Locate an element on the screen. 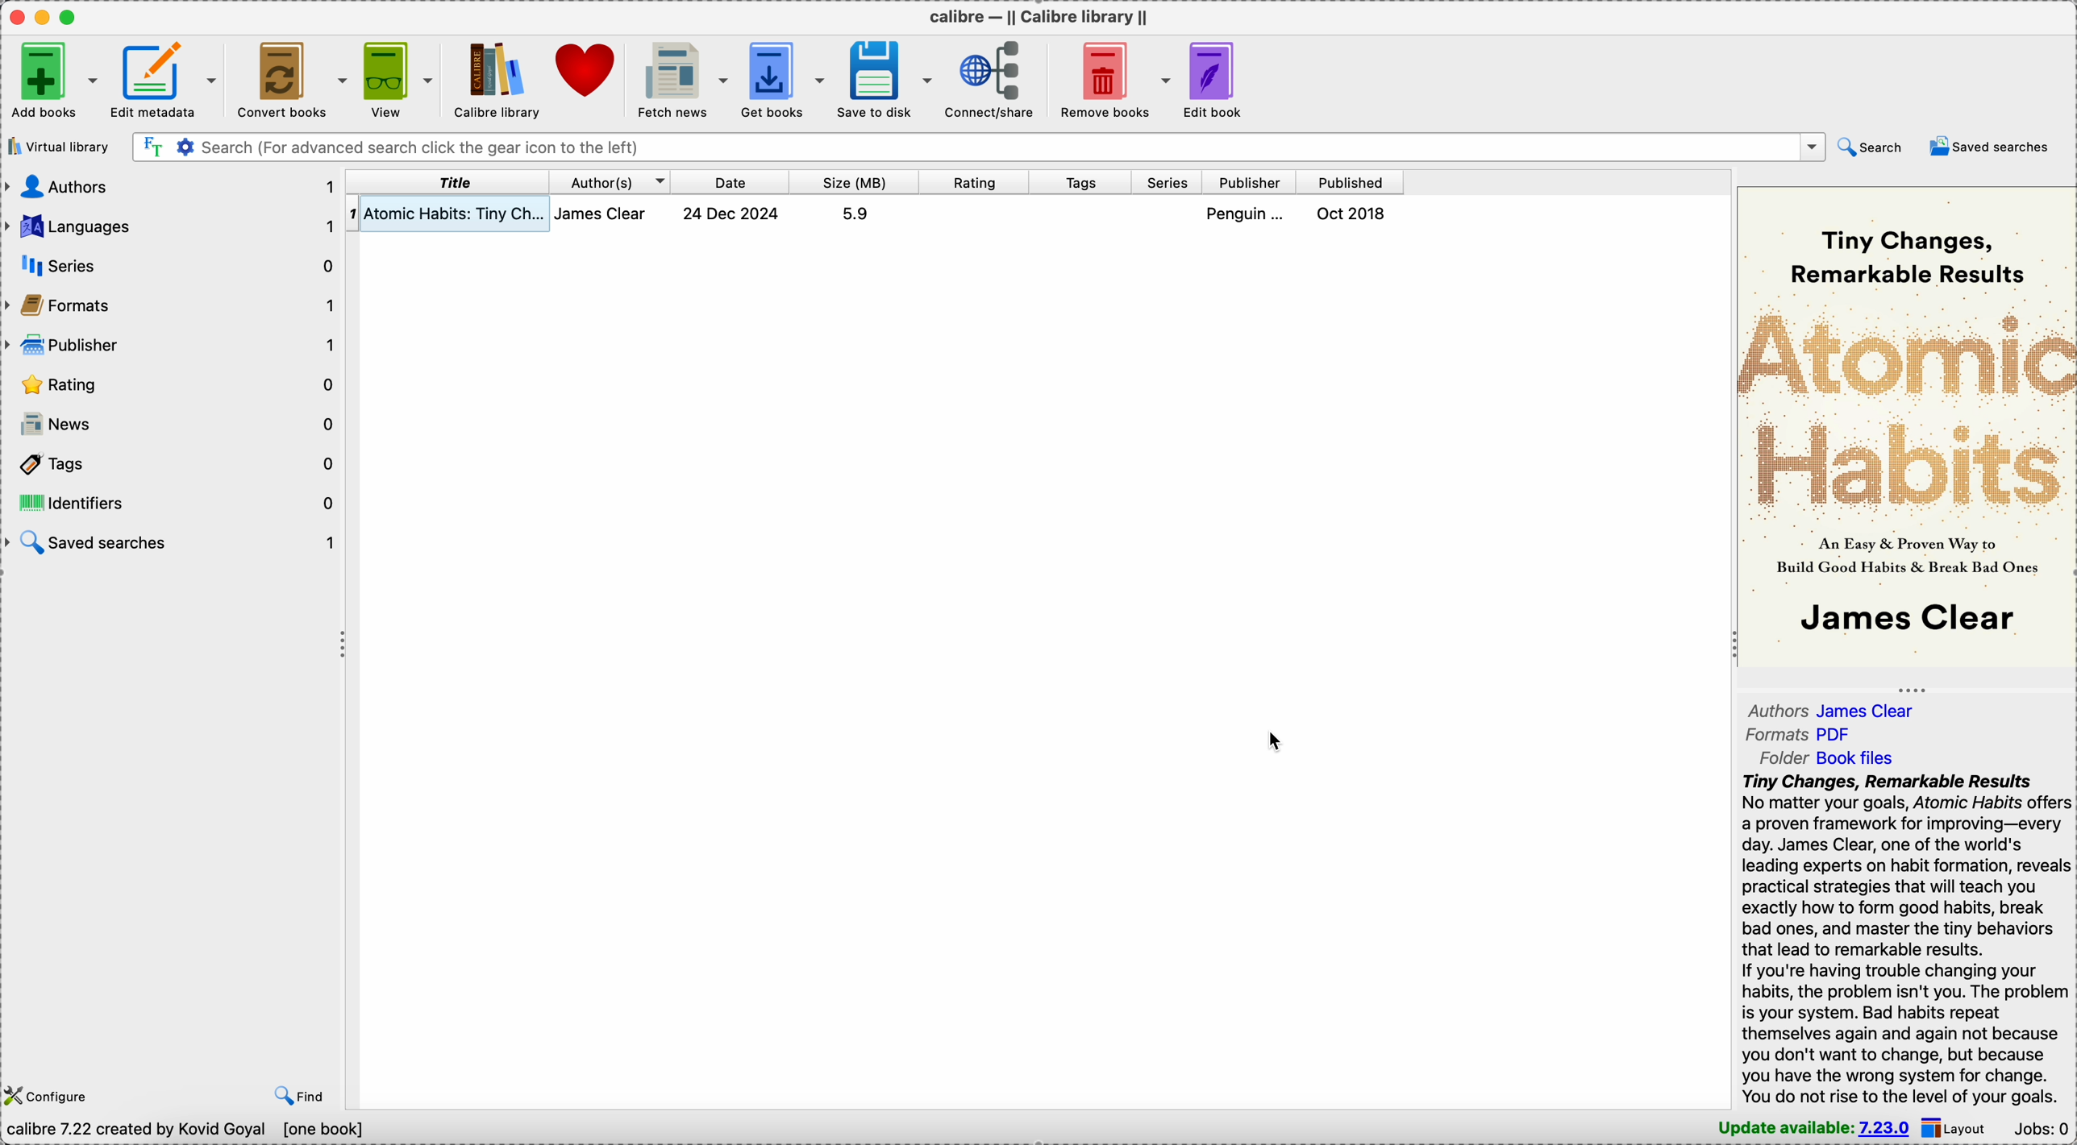  publisher is located at coordinates (1251, 183).